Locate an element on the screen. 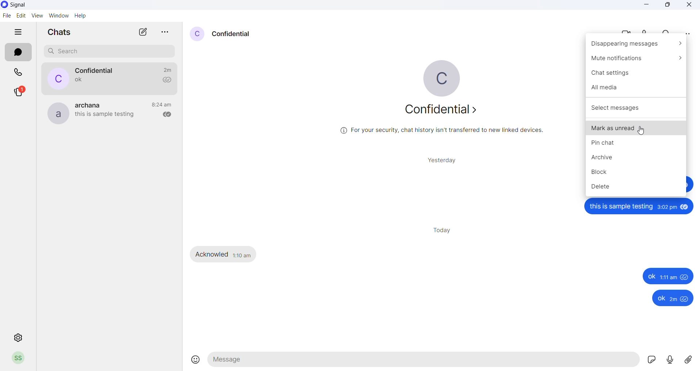 The height and width of the screenshot is (371, 700). All media is located at coordinates (635, 87).